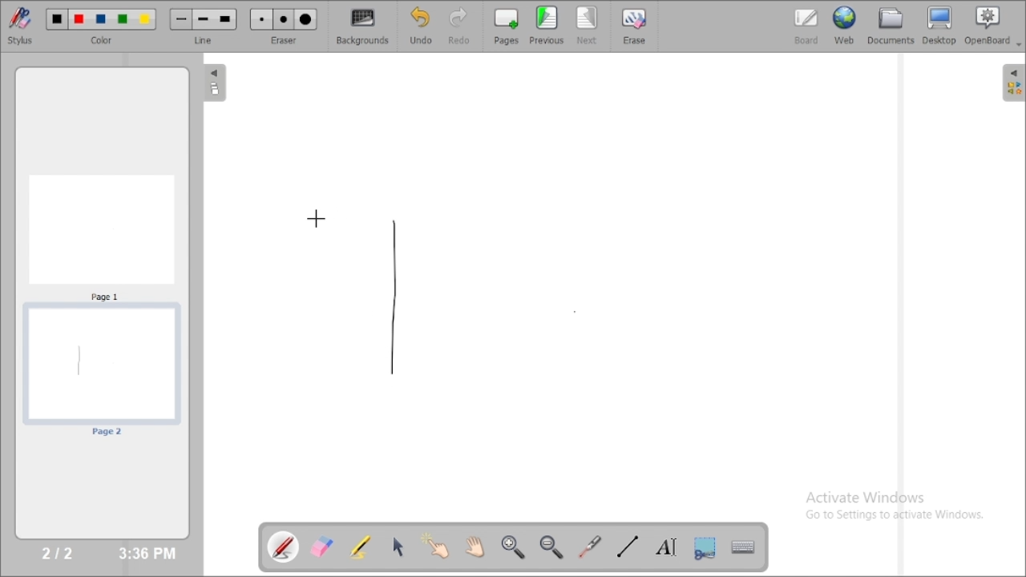  I want to click on write text, so click(666, 547).